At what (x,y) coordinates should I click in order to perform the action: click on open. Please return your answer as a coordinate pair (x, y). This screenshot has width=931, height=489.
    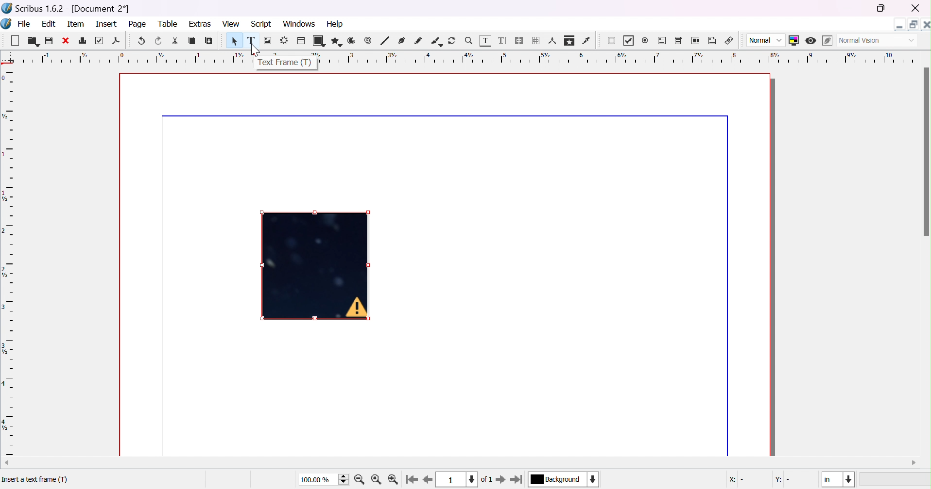
    Looking at the image, I should click on (32, 41).